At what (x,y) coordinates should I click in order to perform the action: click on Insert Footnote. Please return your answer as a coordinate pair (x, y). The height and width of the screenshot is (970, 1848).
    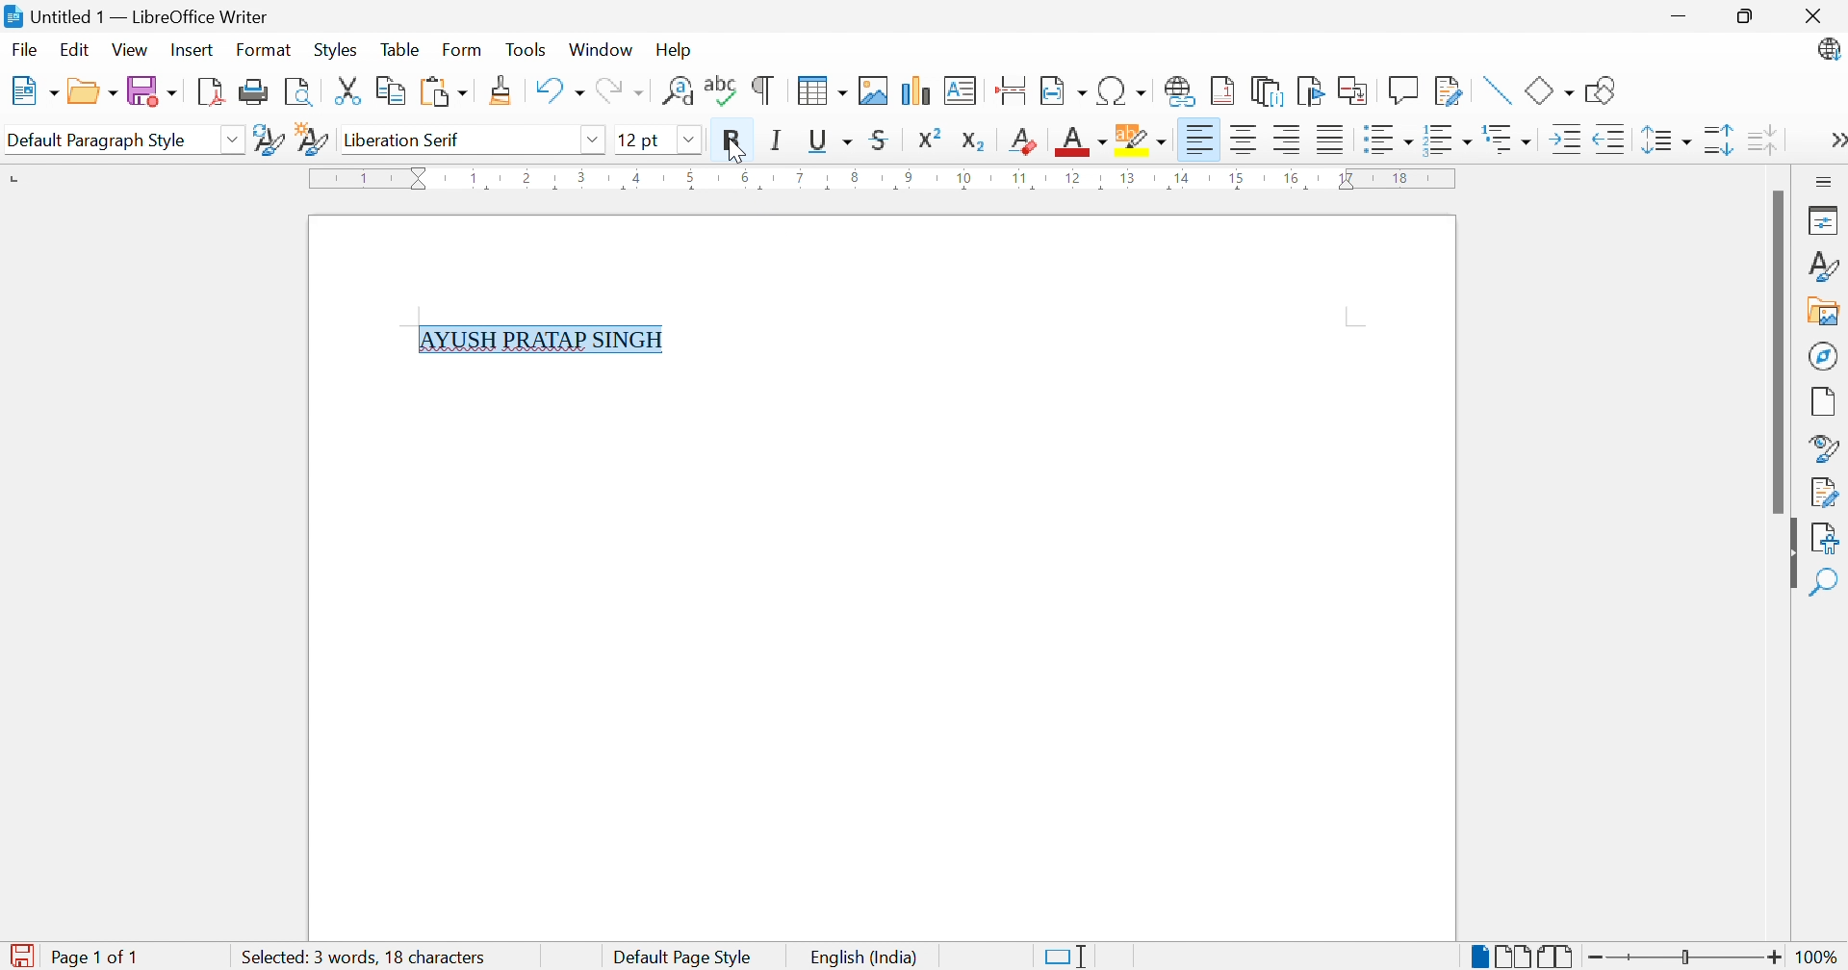
    Looking at the image, I should click on (1220, 92).